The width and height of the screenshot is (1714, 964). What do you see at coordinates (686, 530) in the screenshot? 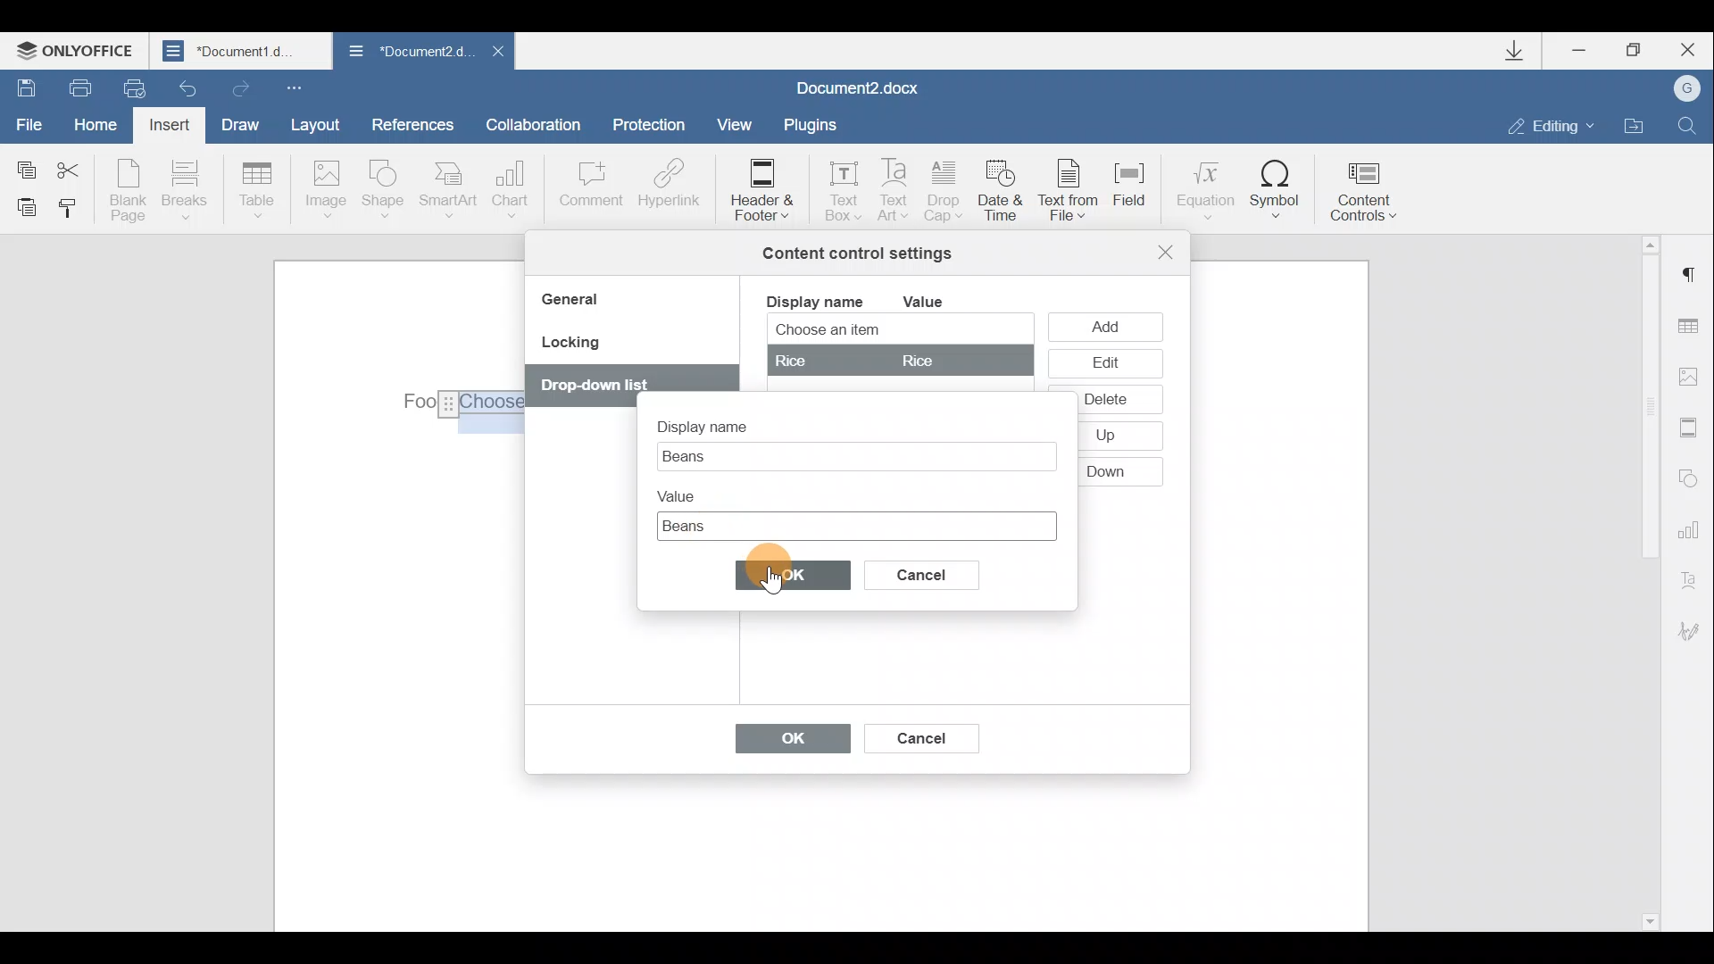
I see `Cursor` at bounding box center [686, 530].